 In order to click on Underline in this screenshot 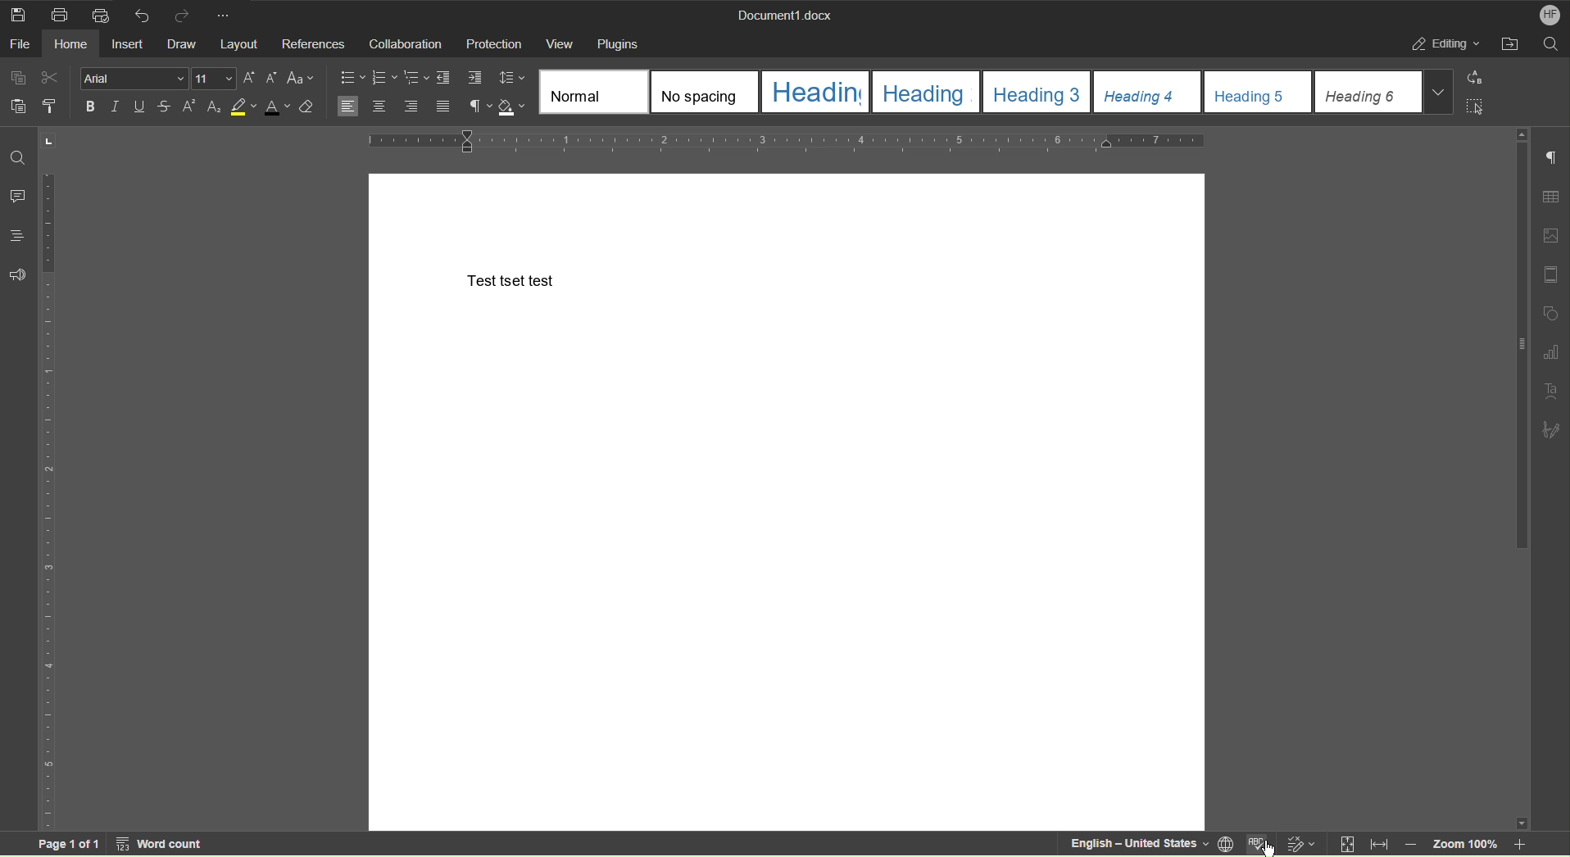, I will do `click(144, 107)`.